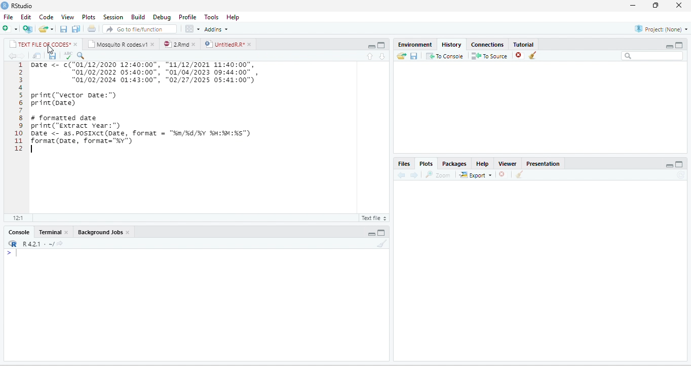 The image size is (691, 366). Describe the element at coordinates (140, 29) in the screenshot. I see `search file` at that location.